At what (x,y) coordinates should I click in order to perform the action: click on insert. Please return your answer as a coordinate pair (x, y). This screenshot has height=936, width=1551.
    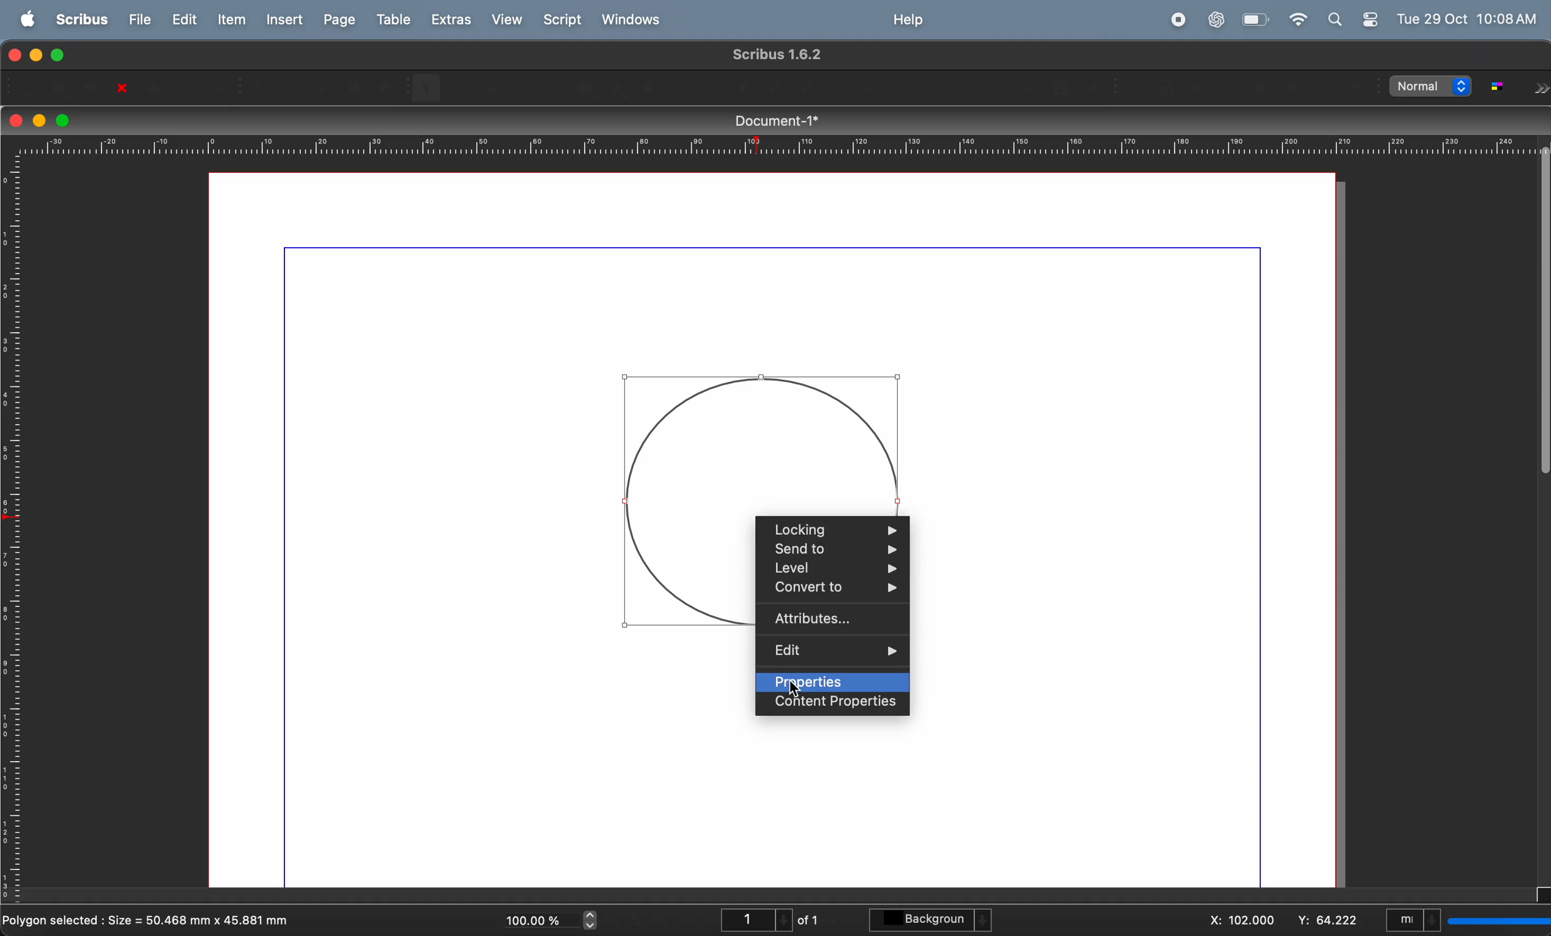
    Looking at the image, I should click on (281, 21).